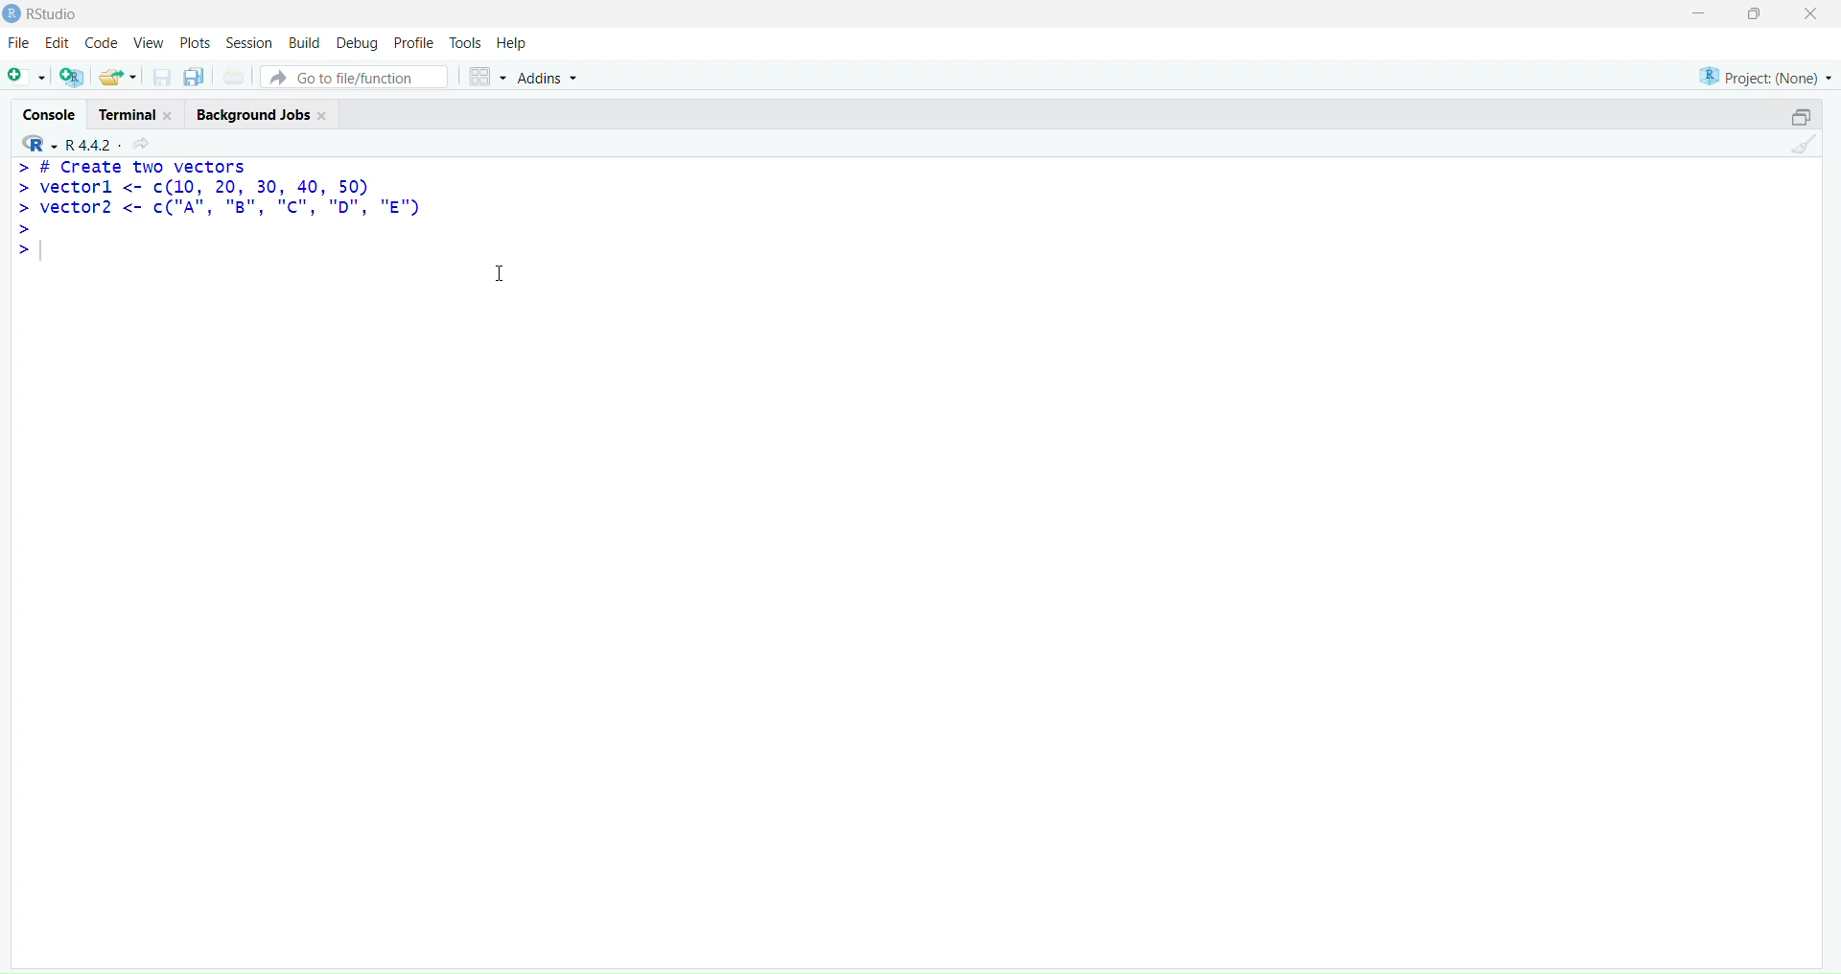 Image resolution: width=1841 pixels, height=974 pixels. I want to click on cursor, so click(499, 272).